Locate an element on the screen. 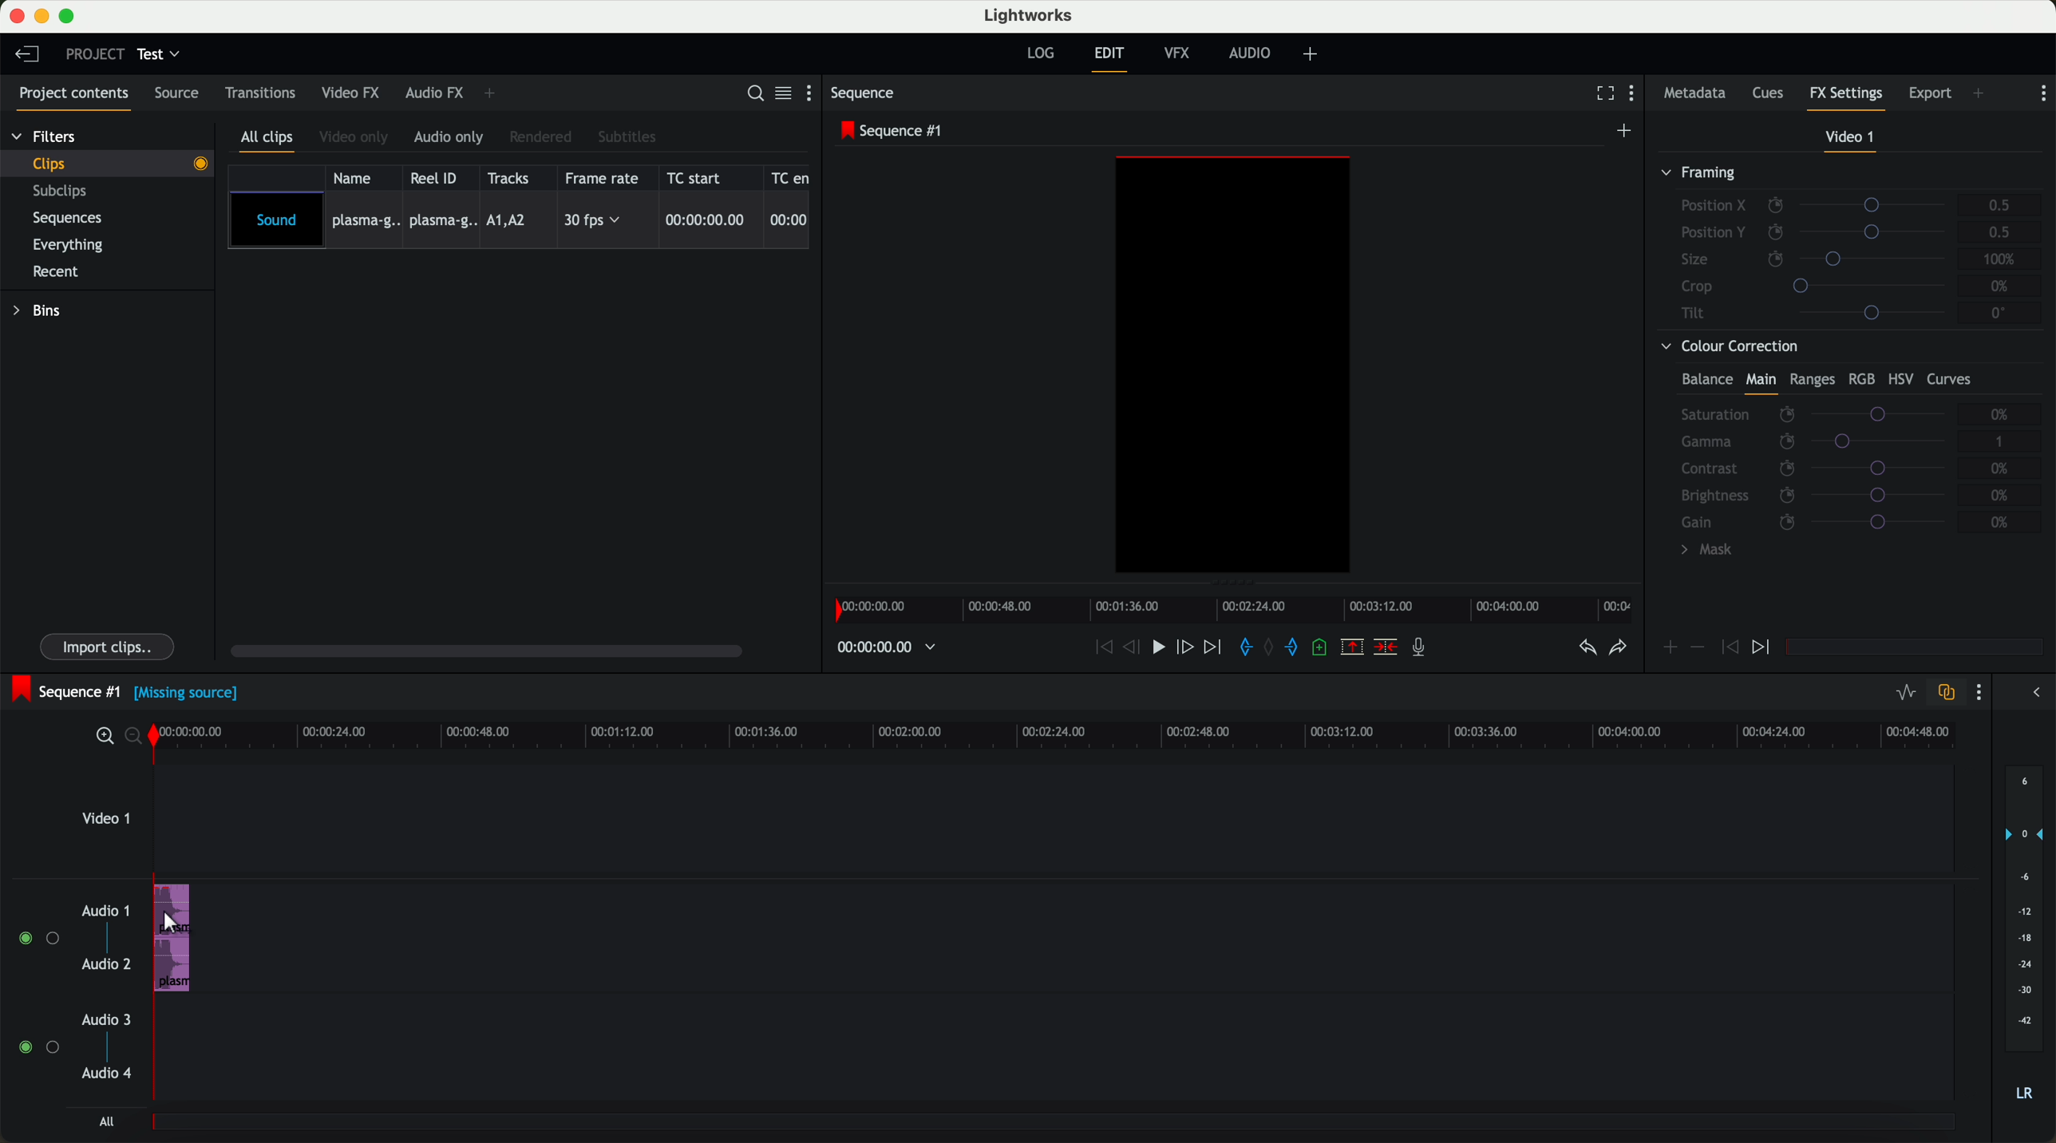 The height and width of the screenshot is (1143, 2056). timer is located at coordinates (884, 647).